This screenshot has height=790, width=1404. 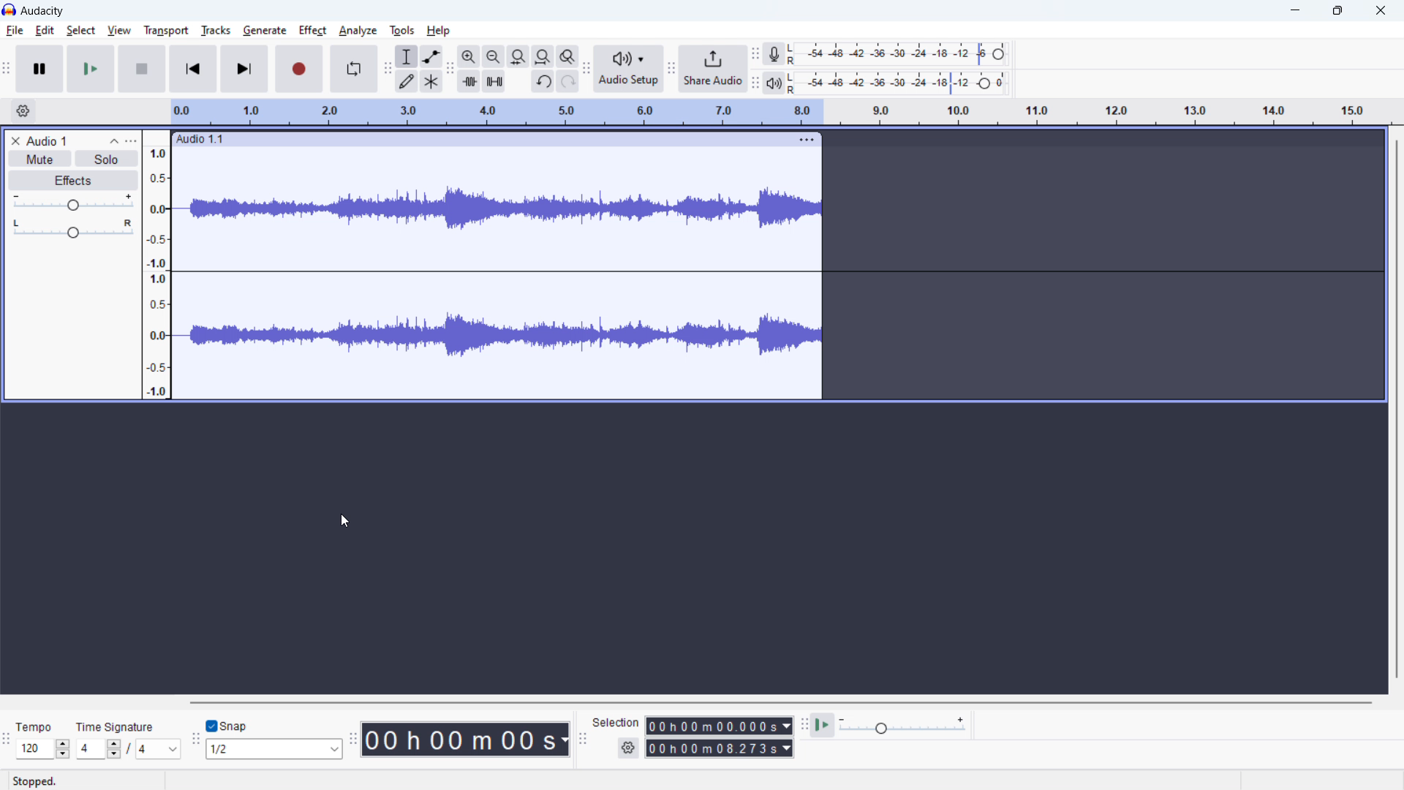 What do you see at coordinates (719, 726) in the screenshot?
I see `start time` at bounding box center [719, 726].